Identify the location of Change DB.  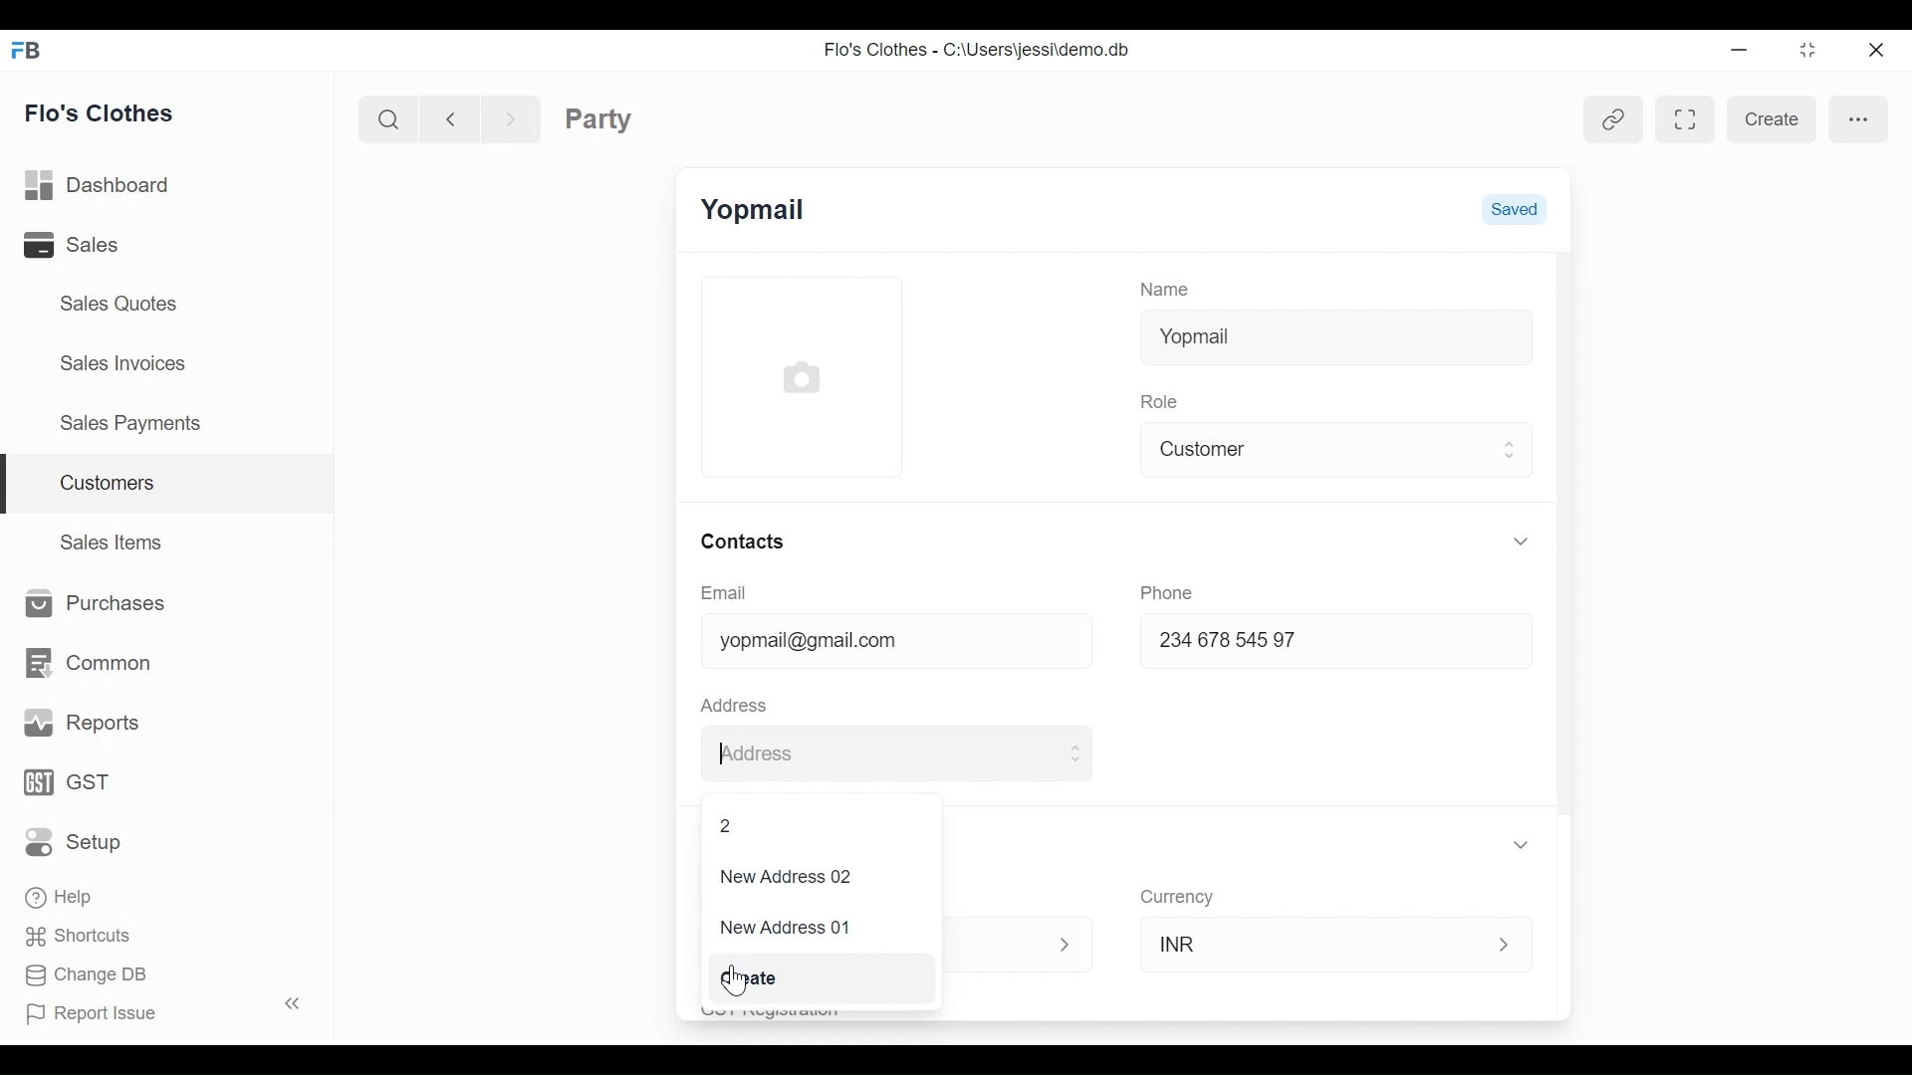
(88, 977).